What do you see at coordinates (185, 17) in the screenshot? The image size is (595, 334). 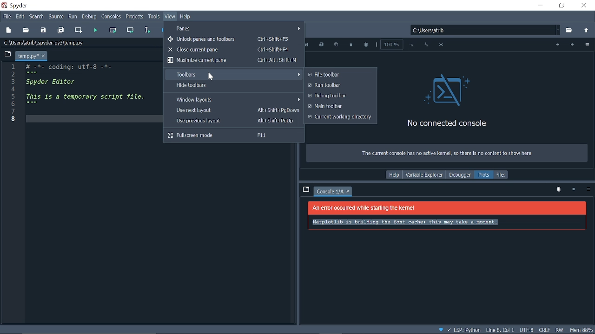 I see `Help` at bounding box center [185, 17].